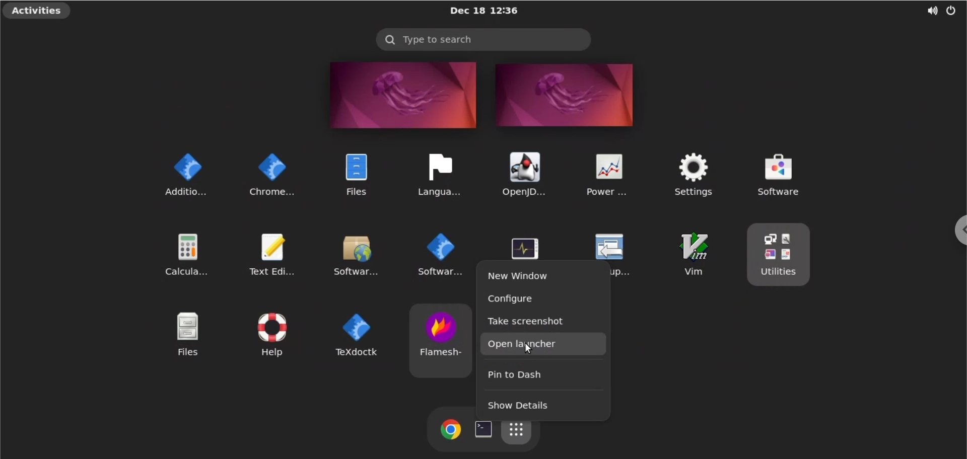 The width and height of the screenshot is (967, 459). I want to click on pin to dash, so click(540, 375).